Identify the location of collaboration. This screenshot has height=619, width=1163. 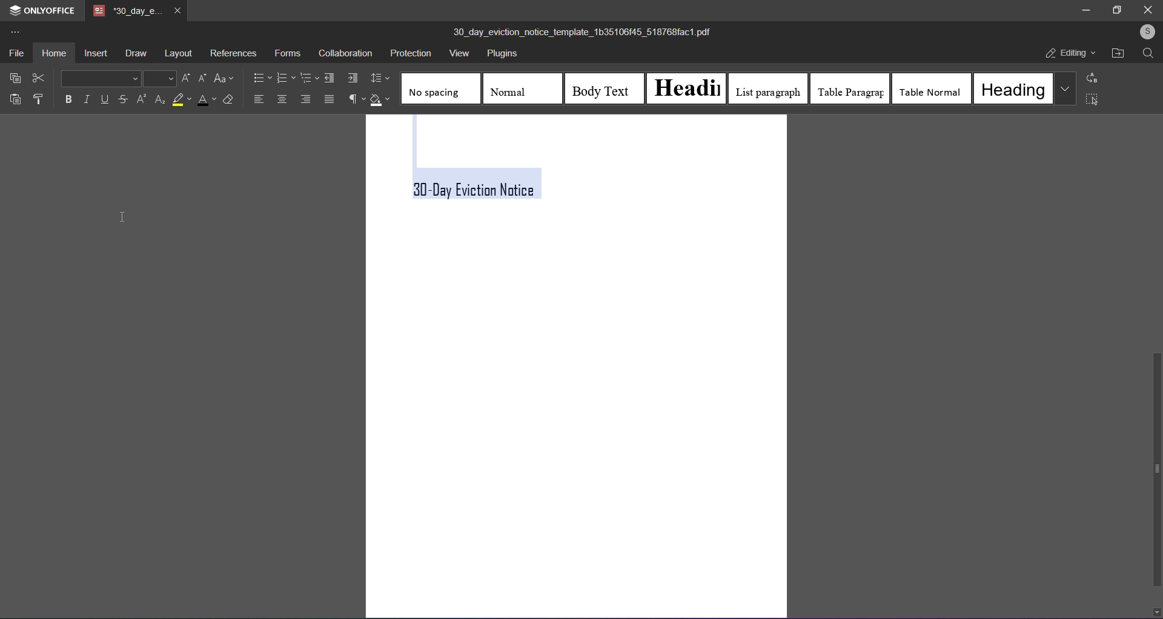
(344, 53).